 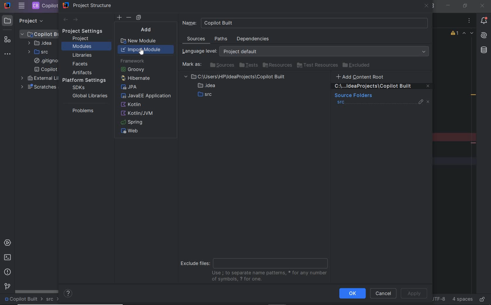 What do you see at coordinates (221, 65) in the screenshot?
I see `sources` at bounding box center [221, 65].